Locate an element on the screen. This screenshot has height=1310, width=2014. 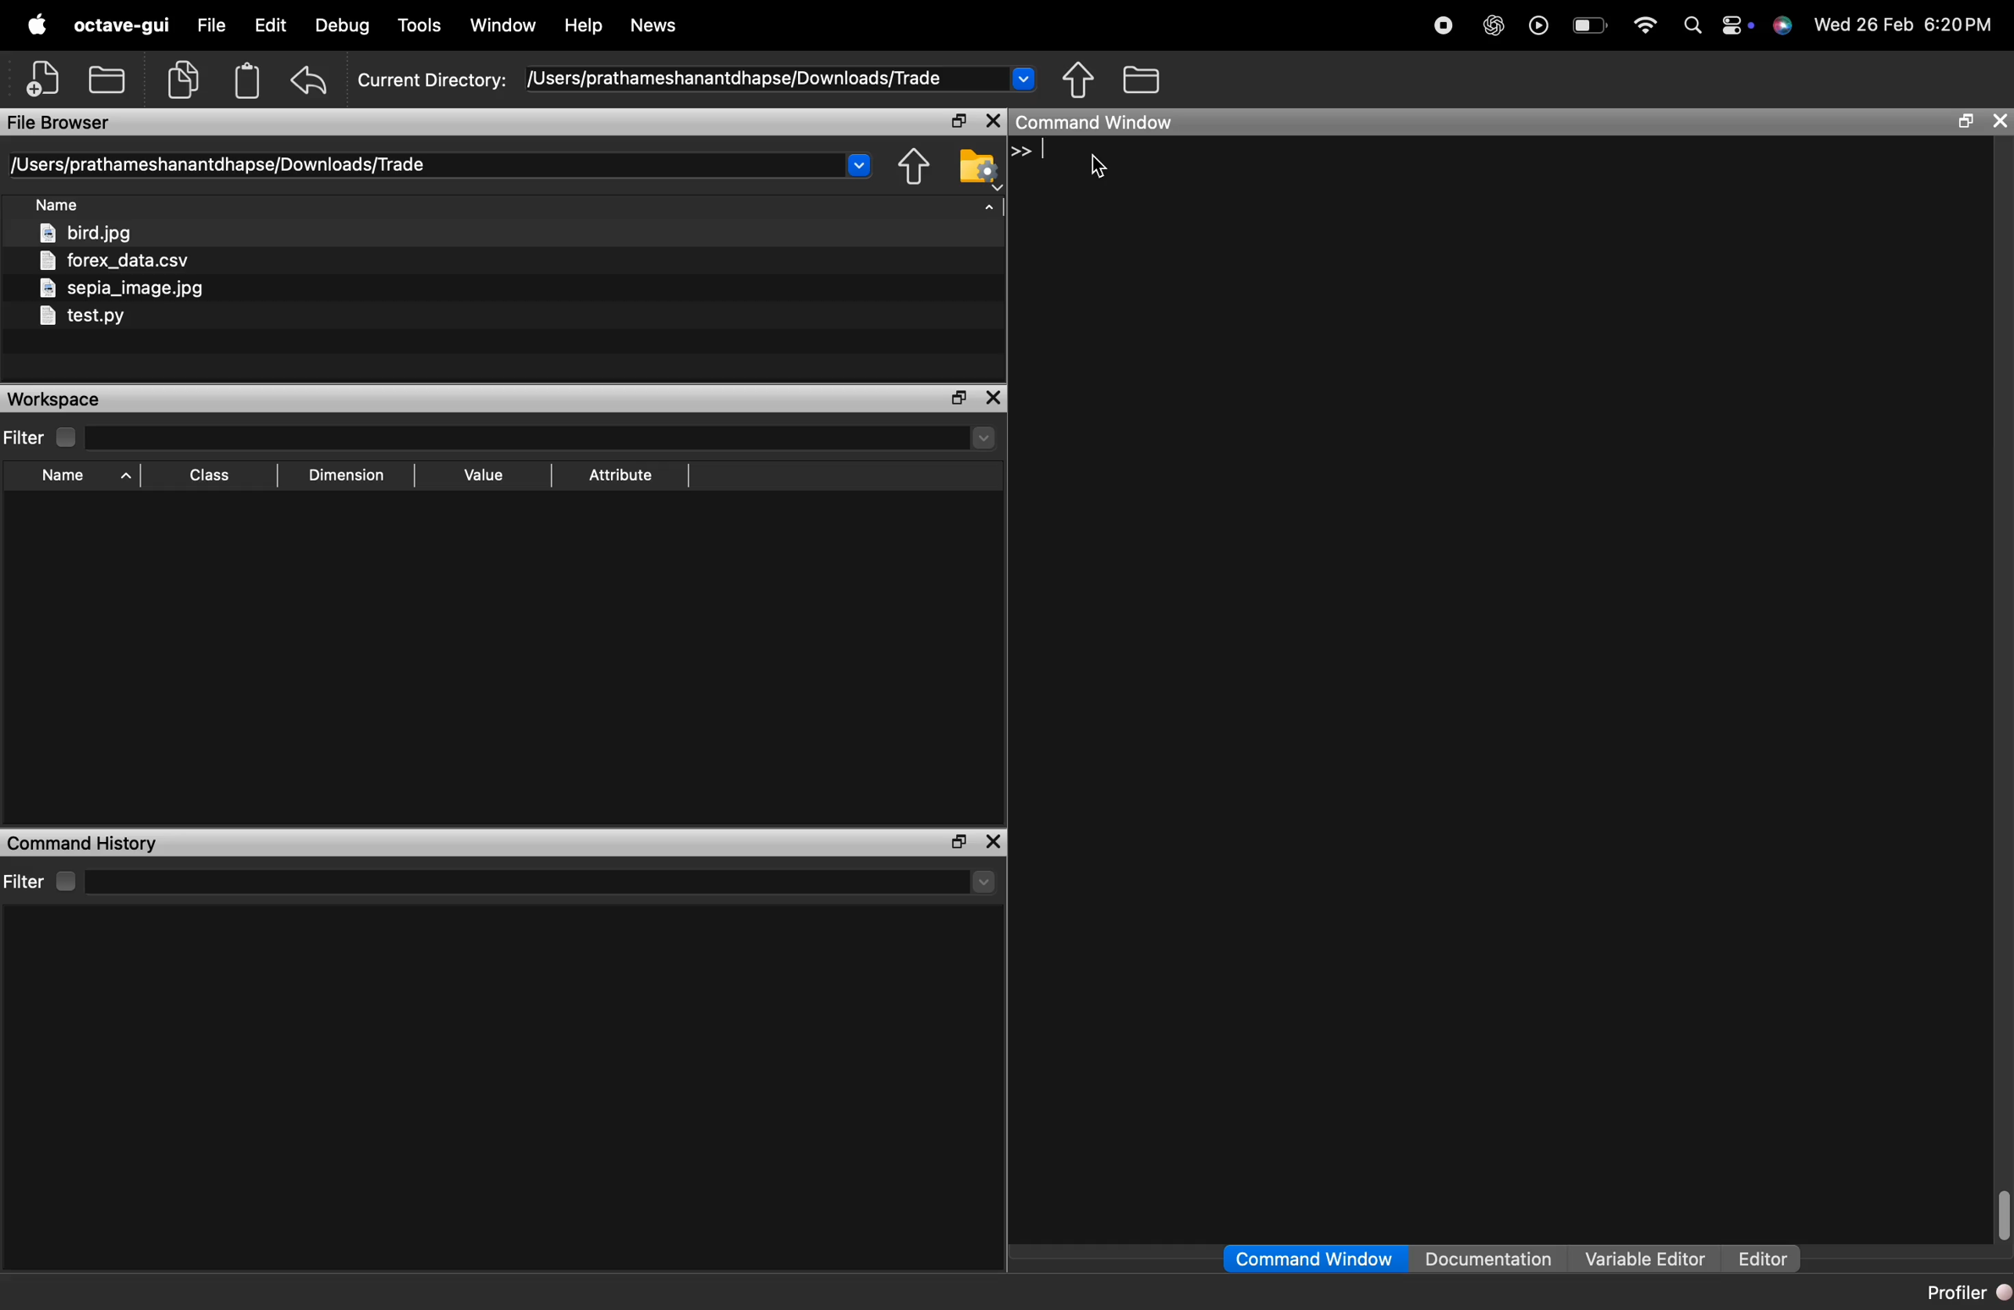
run is located at coordinates (1539, 25).